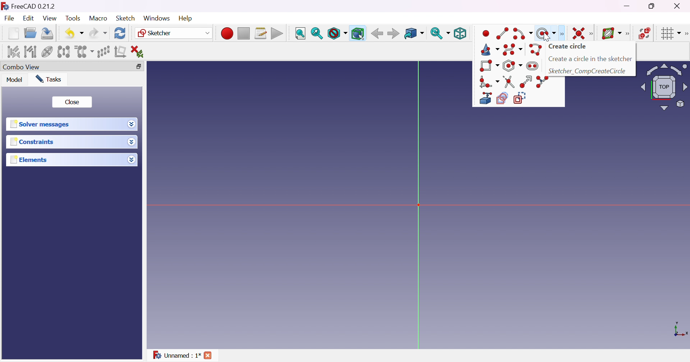 The height and width of the screenshot is (362, 690). What do you see at coordinates (534, 66) in the screenshot?
I see `Create slot` at bounding box center [534, 66].